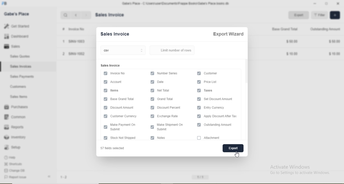 The width and height of the screenshot is (344, 184). What do you see at coordinates (126, 117) in the screenshot?
I see `Customer Currency` at bounding box center [126, 117].